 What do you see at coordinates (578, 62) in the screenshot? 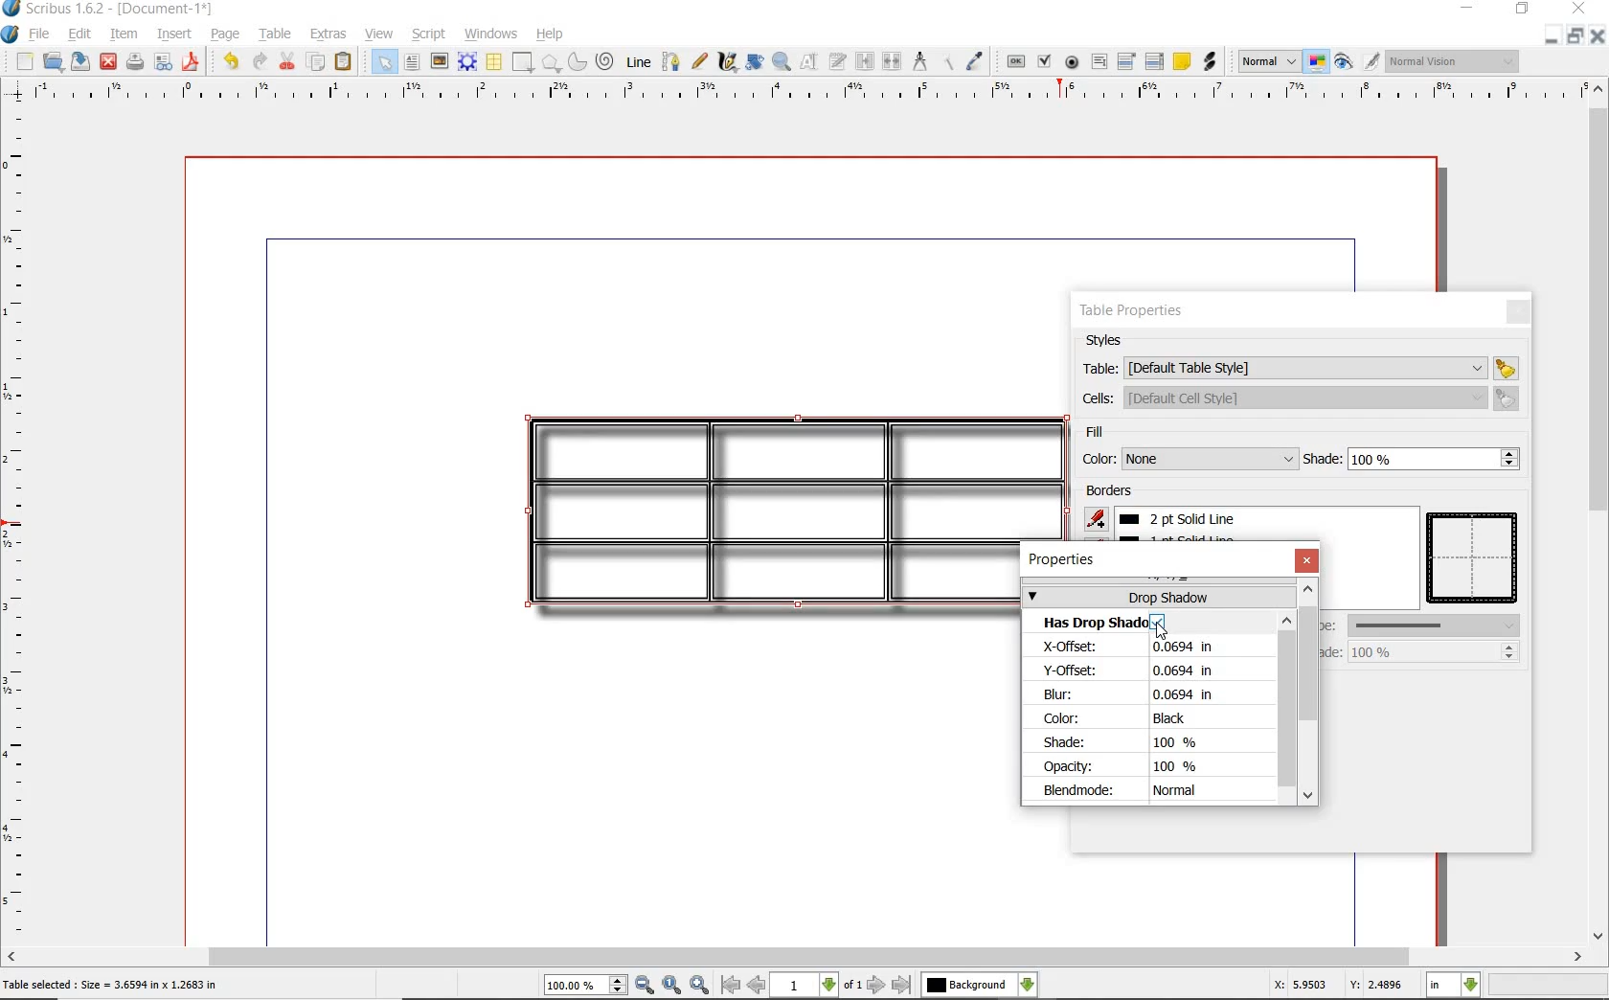
I see `arc` at bounding box center [578, 62].